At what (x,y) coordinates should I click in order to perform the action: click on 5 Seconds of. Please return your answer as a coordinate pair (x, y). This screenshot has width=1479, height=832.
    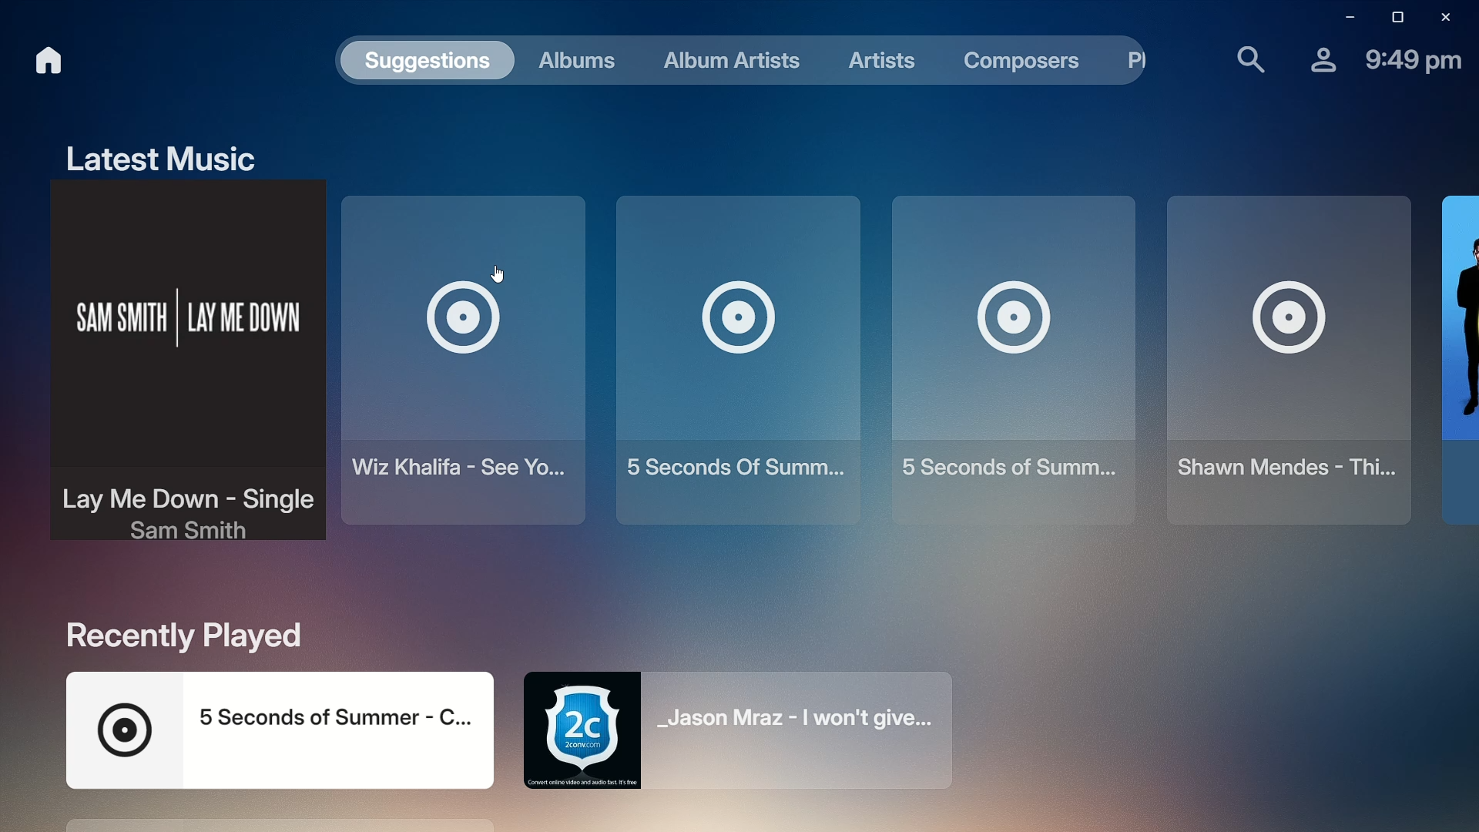
    Looking at the image, I should click on (1004, 355).